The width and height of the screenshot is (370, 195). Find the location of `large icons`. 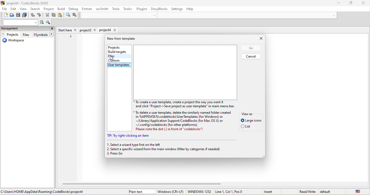

large icons is located at coordinates (251, 120).